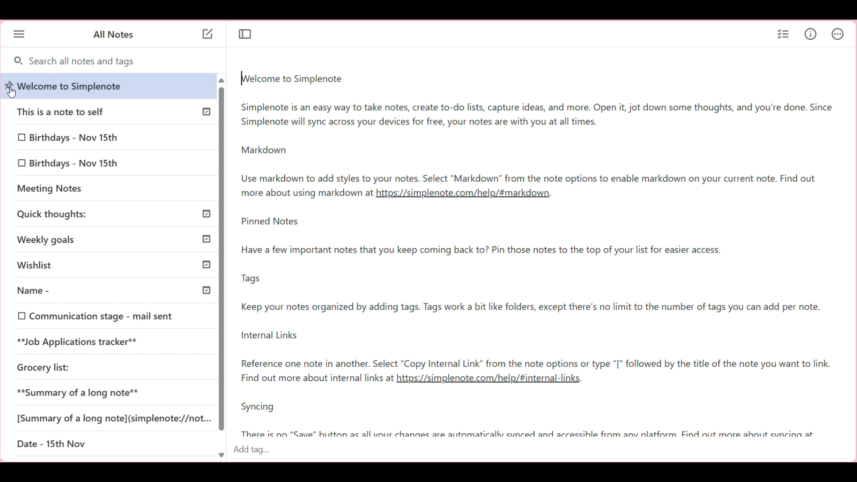 This screenshot has height=482, width=857. Describe the element at coordinates (111, 62) in the screenshot. I see `Search all notes and tags` at that location.